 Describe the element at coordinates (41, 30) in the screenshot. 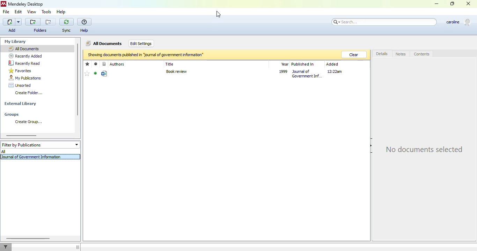

I see `folders` at that location.